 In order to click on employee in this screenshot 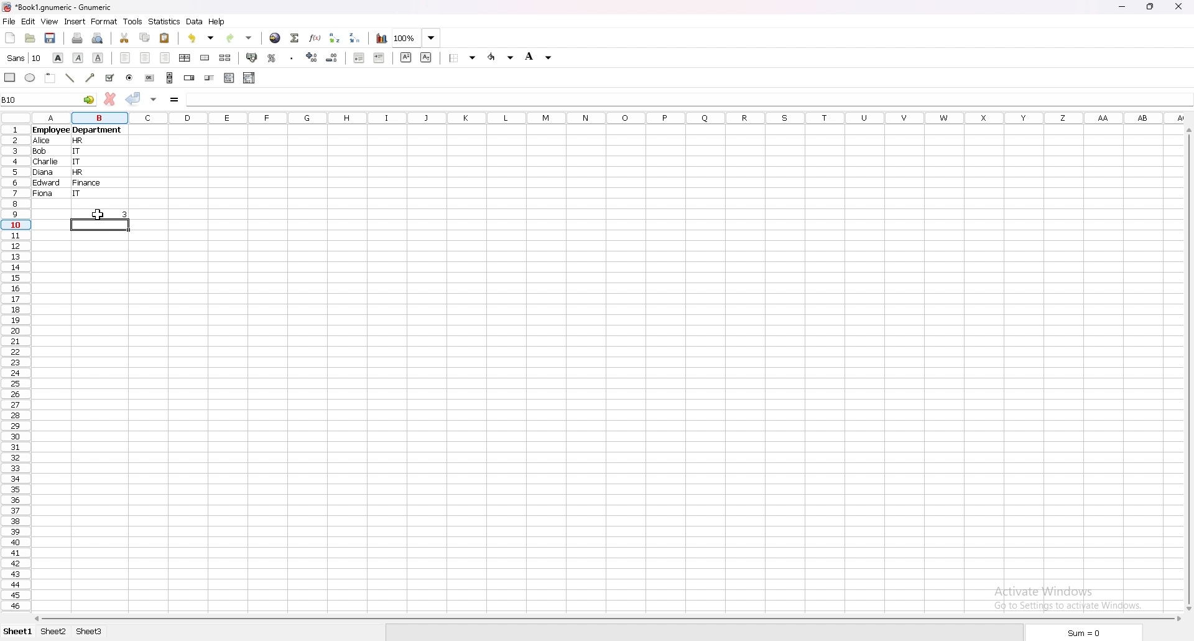, I will do `click(50, 131)`.